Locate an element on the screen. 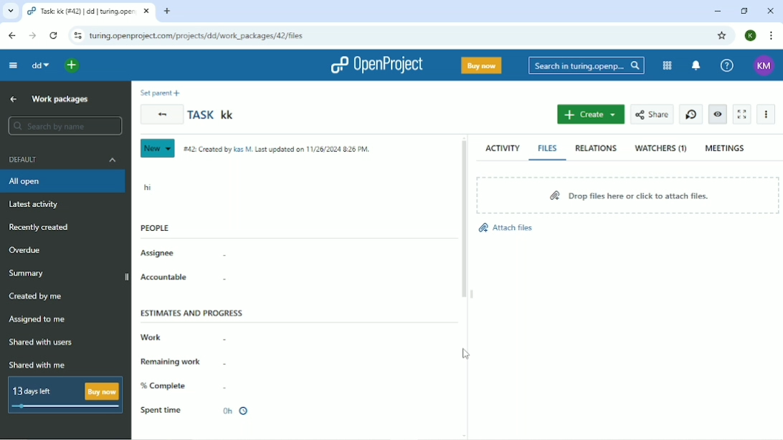  OpenProject is located at coordinates (376, 65).